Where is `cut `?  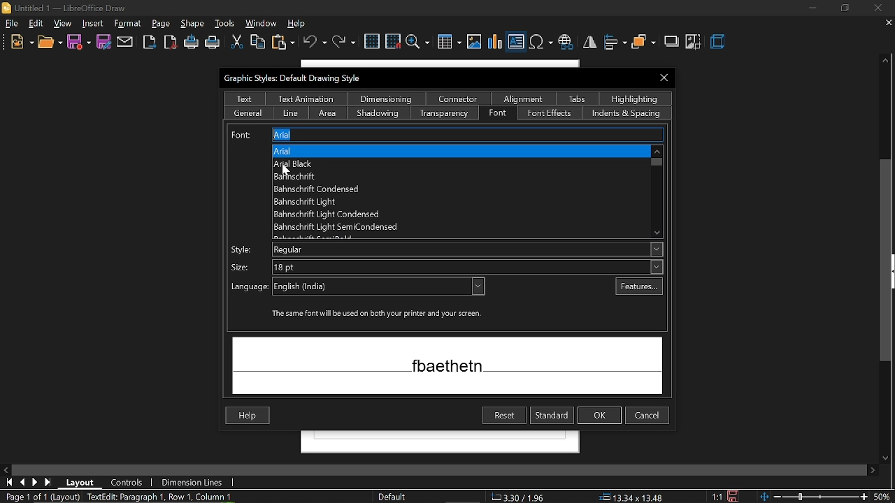 cut  is located at coordinates (236, 43).